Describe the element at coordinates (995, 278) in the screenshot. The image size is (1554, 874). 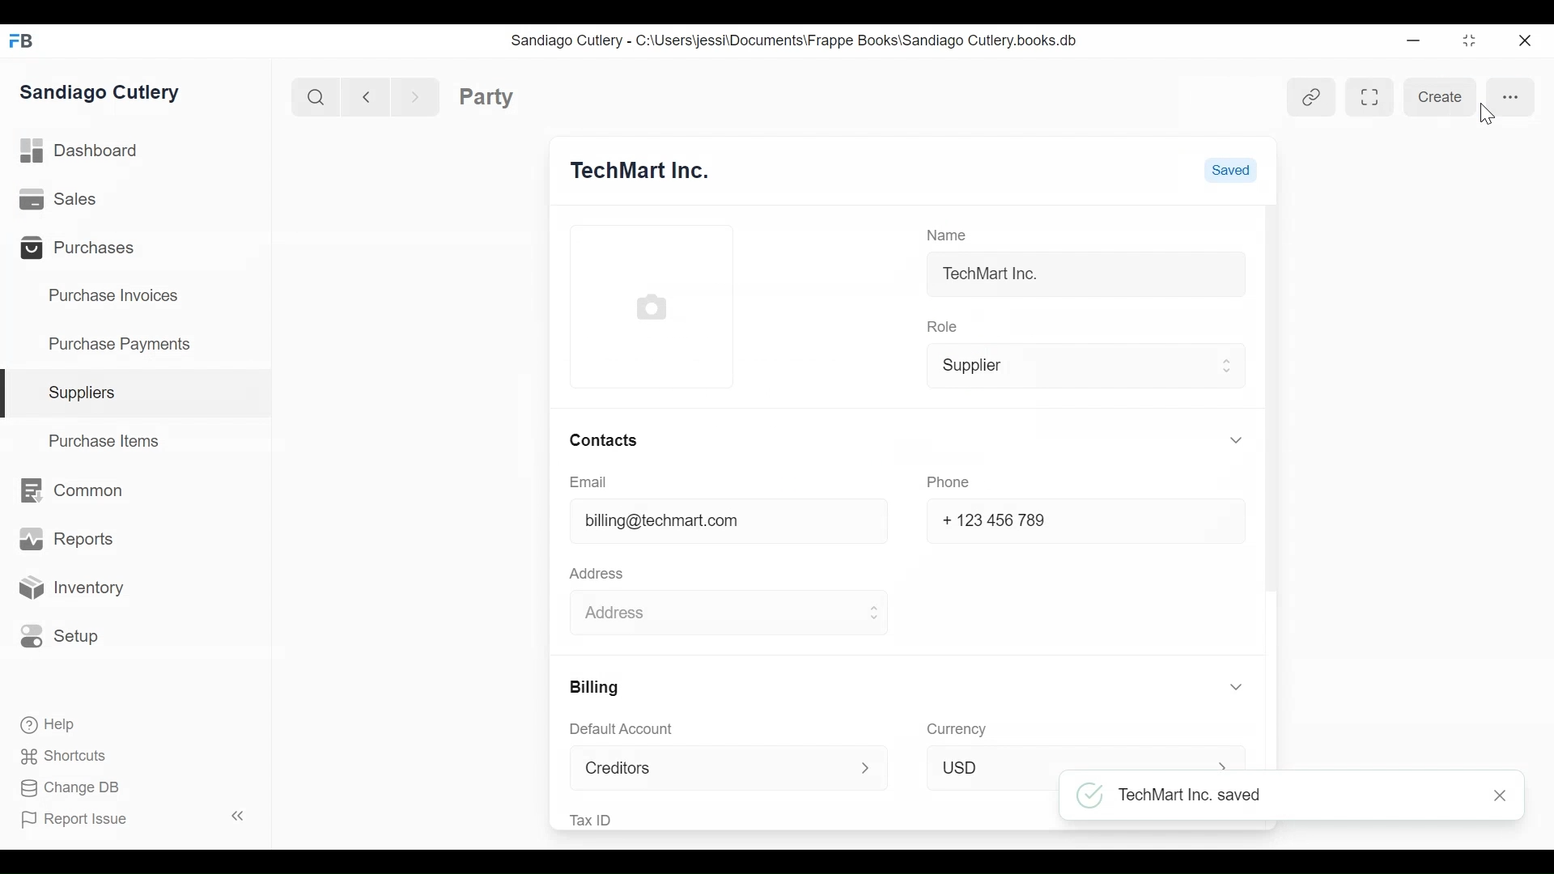
I see `TechMart Inc.` at that location.